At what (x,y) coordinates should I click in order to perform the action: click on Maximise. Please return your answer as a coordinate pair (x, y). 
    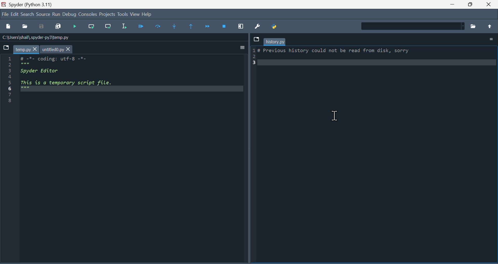
    Looking at the image, I should click on (471, 4).